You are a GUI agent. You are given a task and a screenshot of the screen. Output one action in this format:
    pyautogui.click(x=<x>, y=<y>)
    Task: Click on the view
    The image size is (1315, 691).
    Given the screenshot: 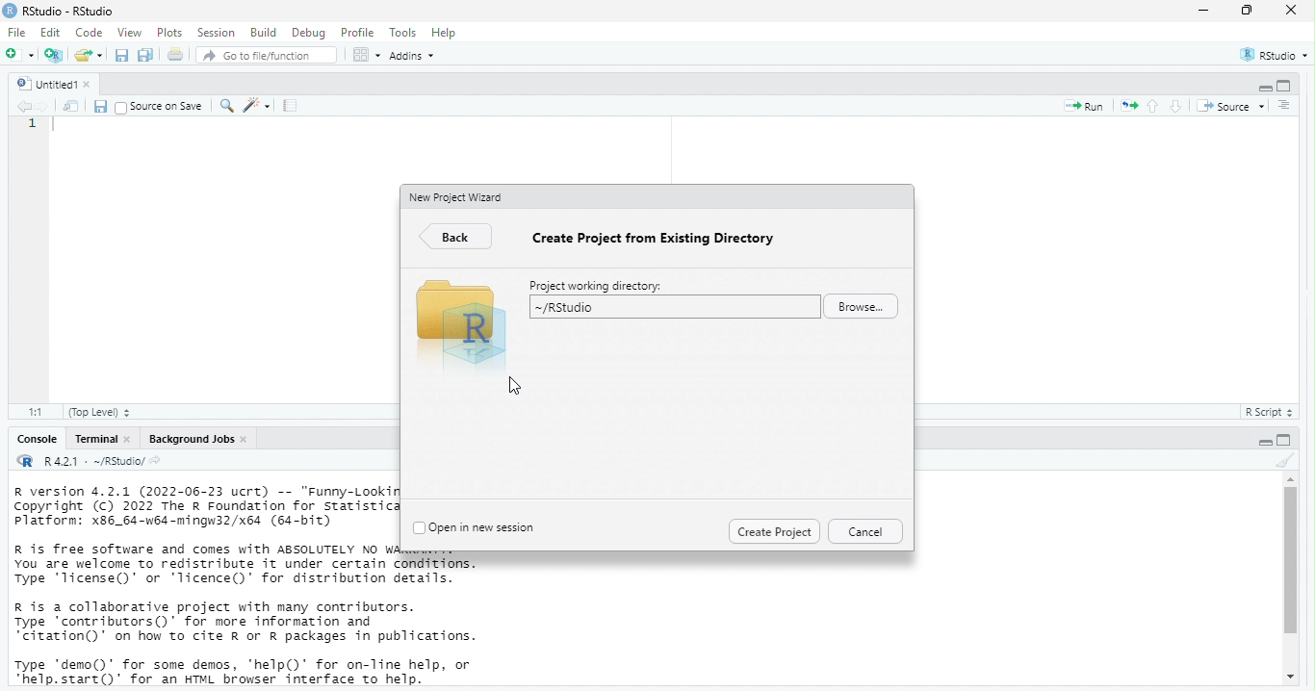 What is the action you would take?
    pyautogui.click(x=128, y=33)
    